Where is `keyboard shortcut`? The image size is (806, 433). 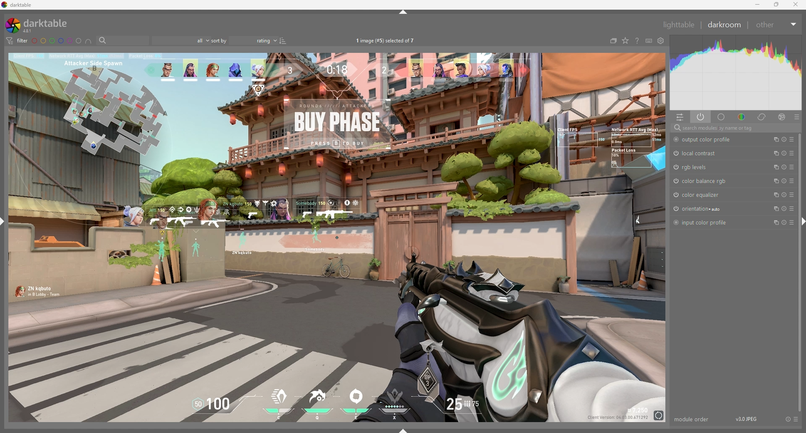 keyboard shortcut is located at coordinates (649, 41).